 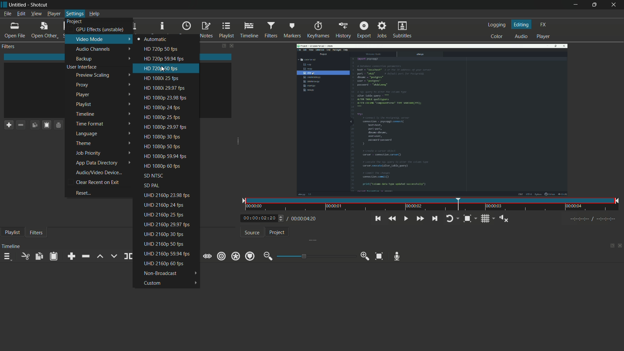 I want to click on file menu, so click(x=7, y=14).